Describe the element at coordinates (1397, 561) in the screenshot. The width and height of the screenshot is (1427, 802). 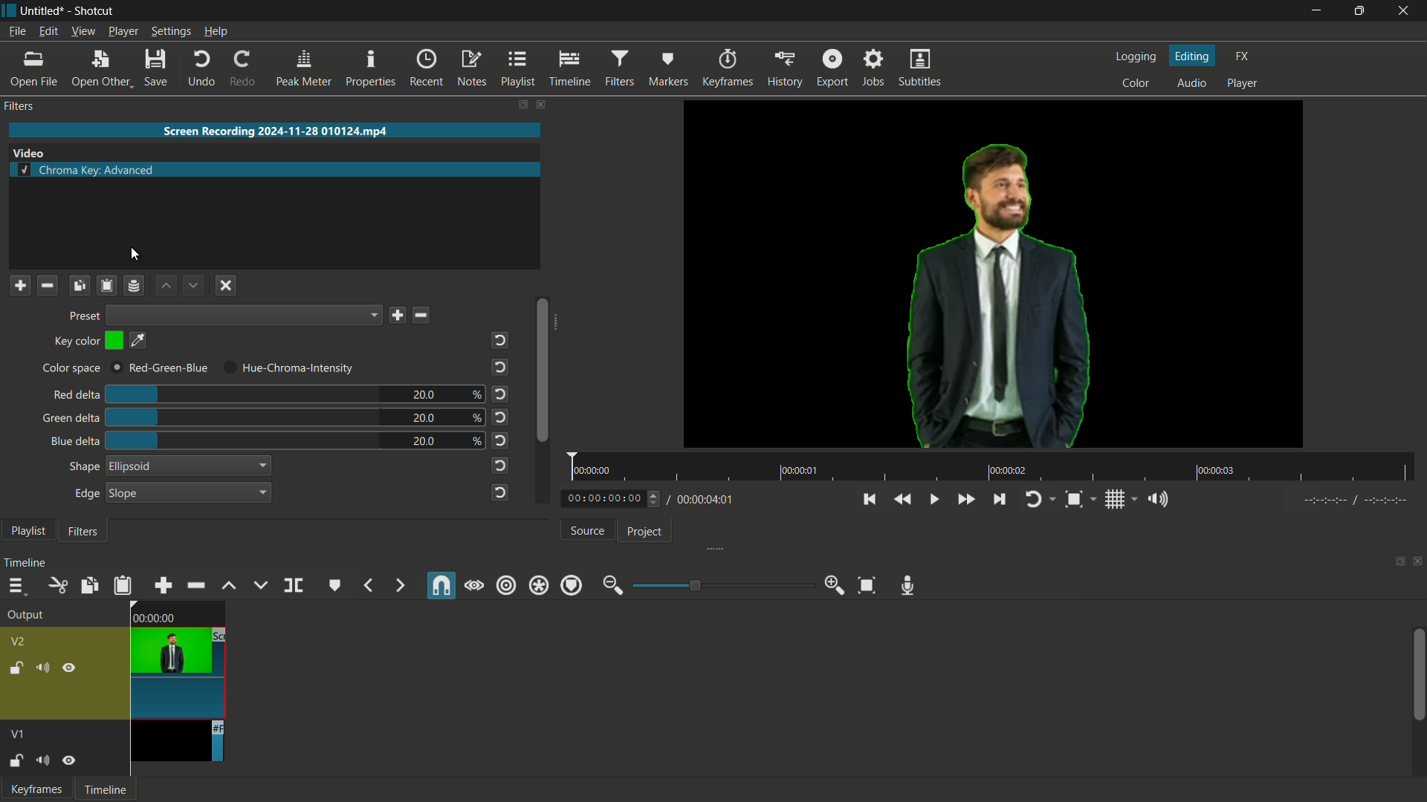
I see `change layout` at that location.